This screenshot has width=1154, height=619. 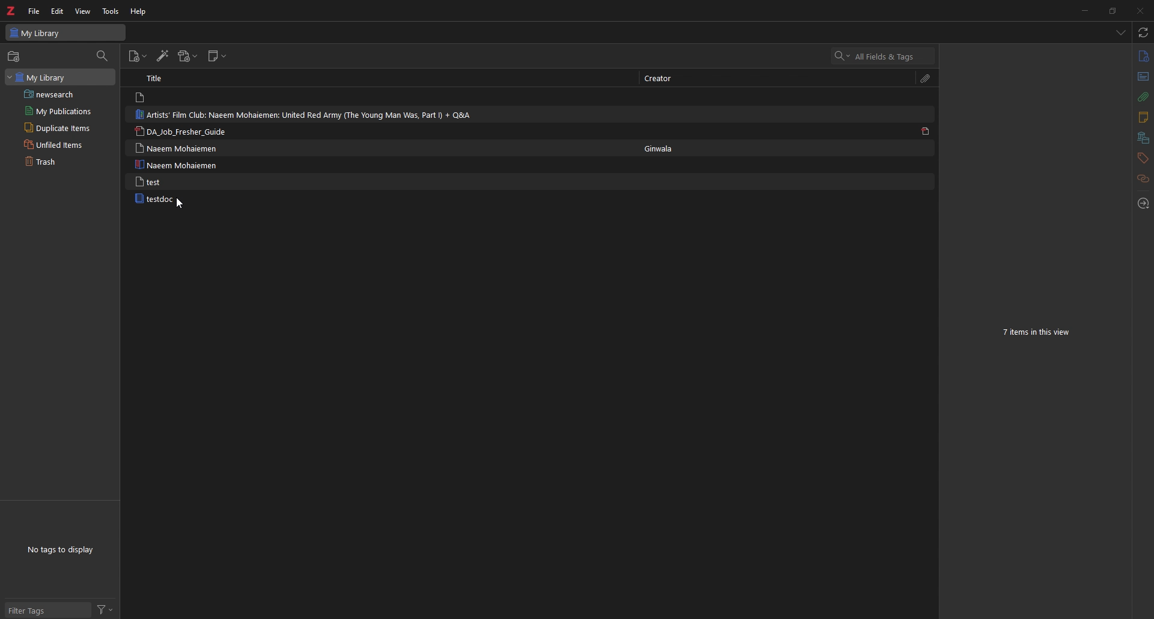 What do you see at coordinates (1143, 119) in the screenshot?
I see `note` at bounding box center [1143, 119].